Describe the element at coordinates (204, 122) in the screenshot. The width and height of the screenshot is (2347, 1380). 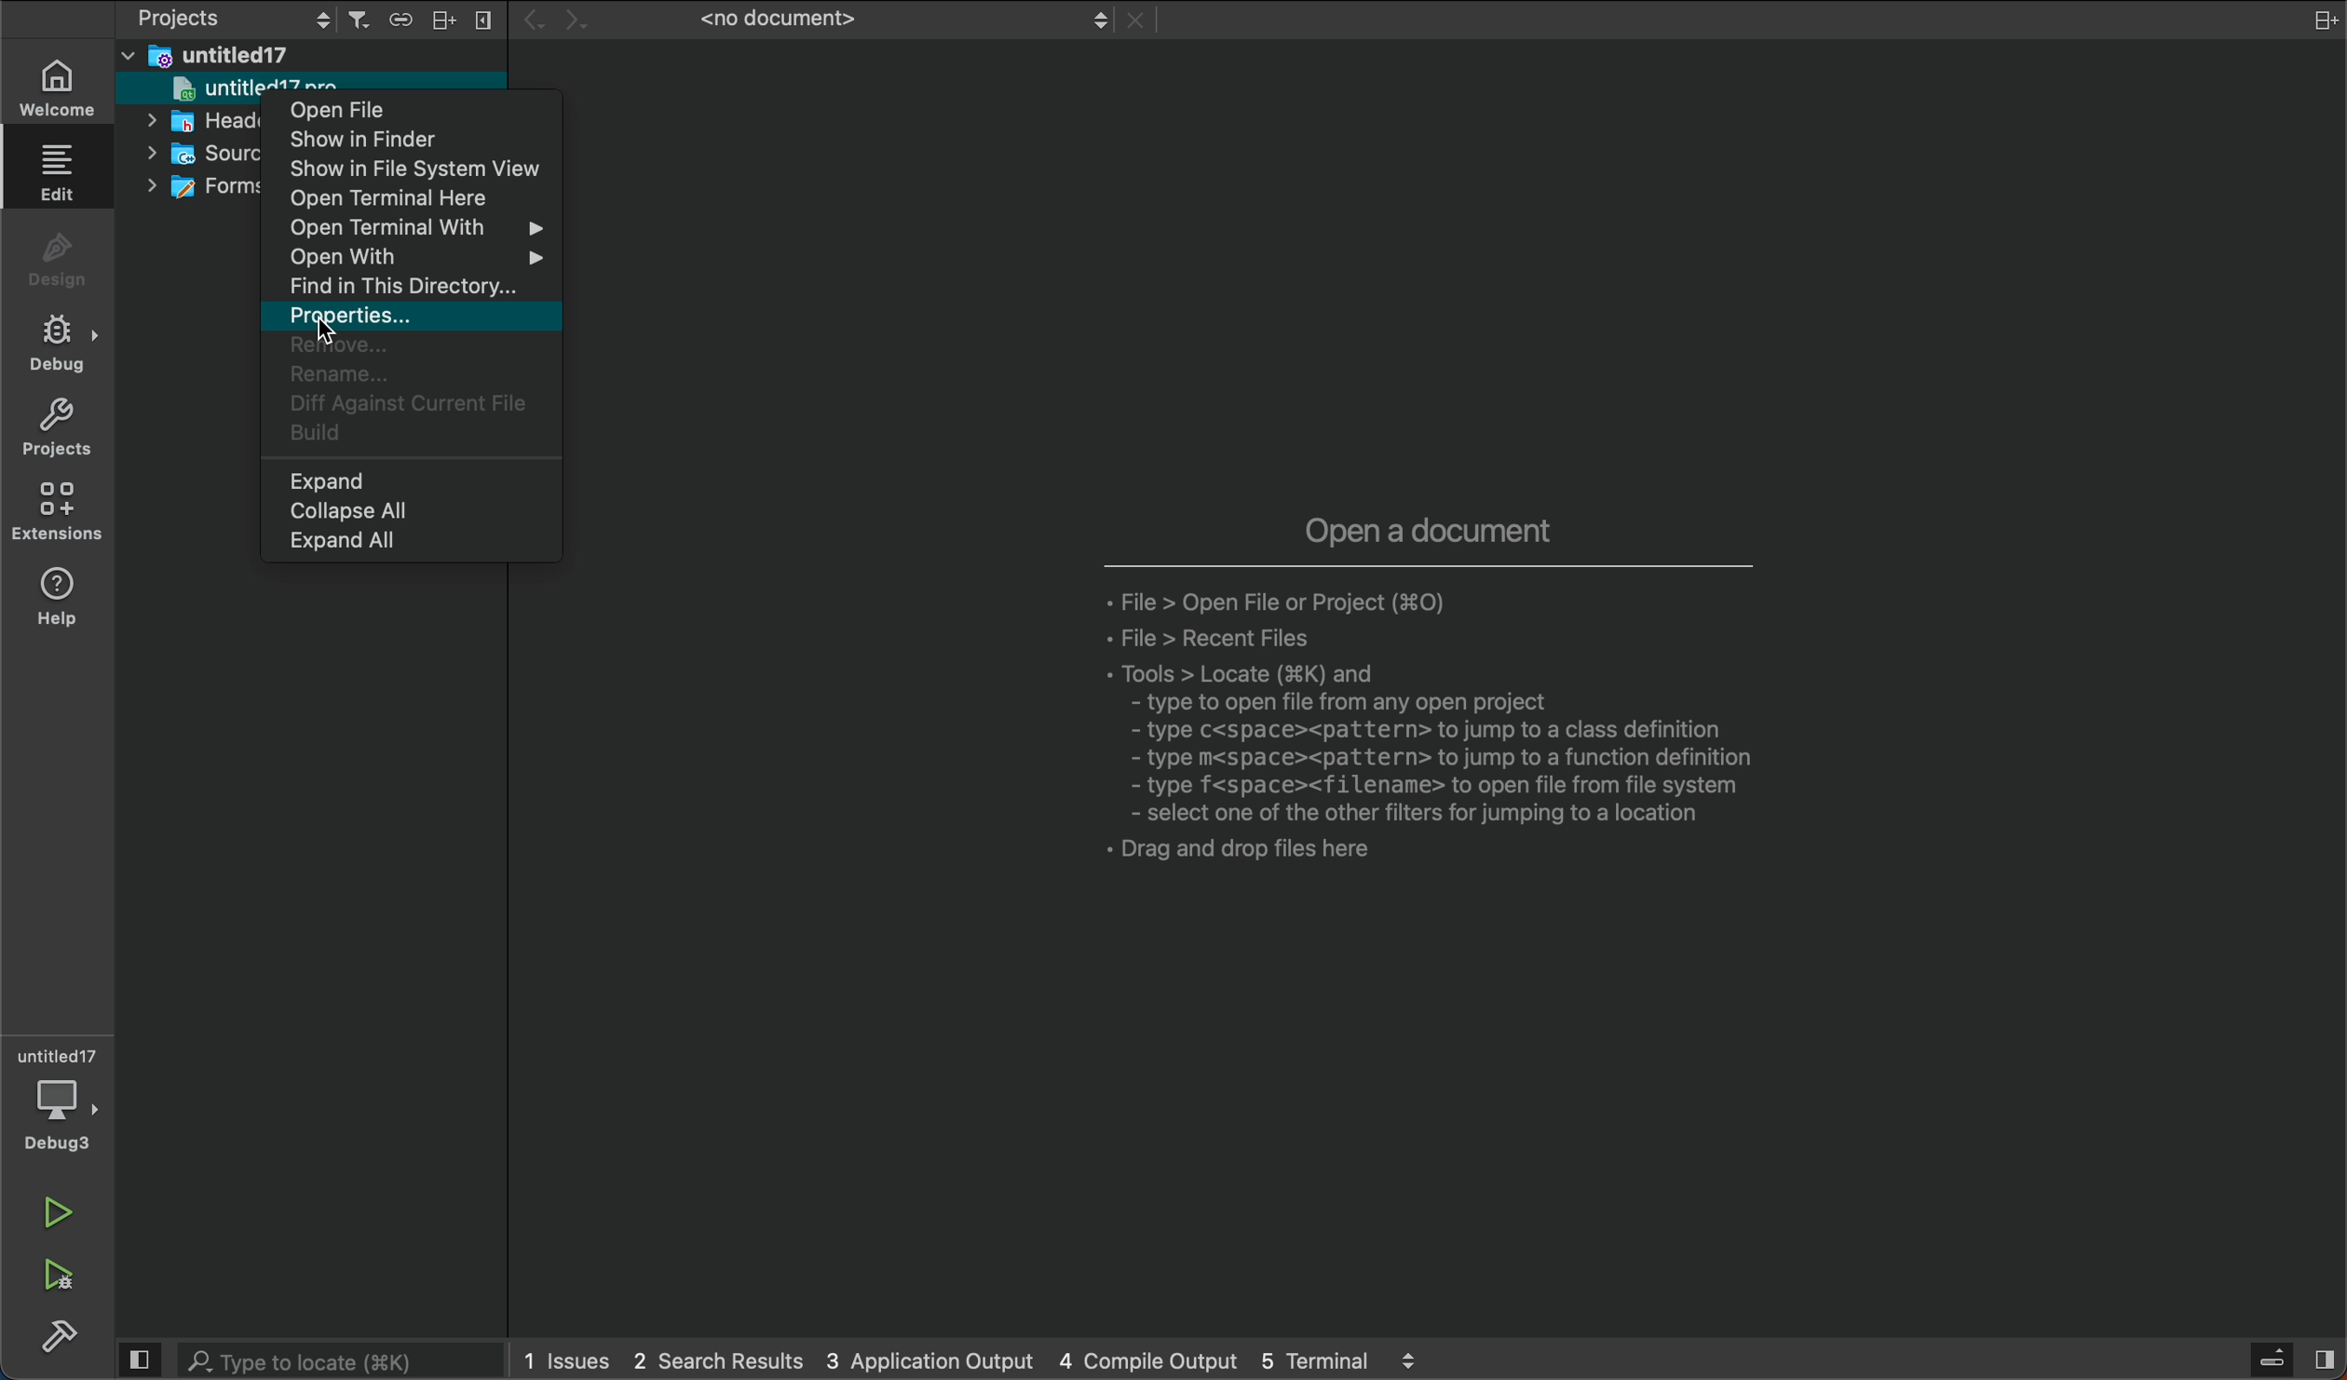
I see `headers` at that location.